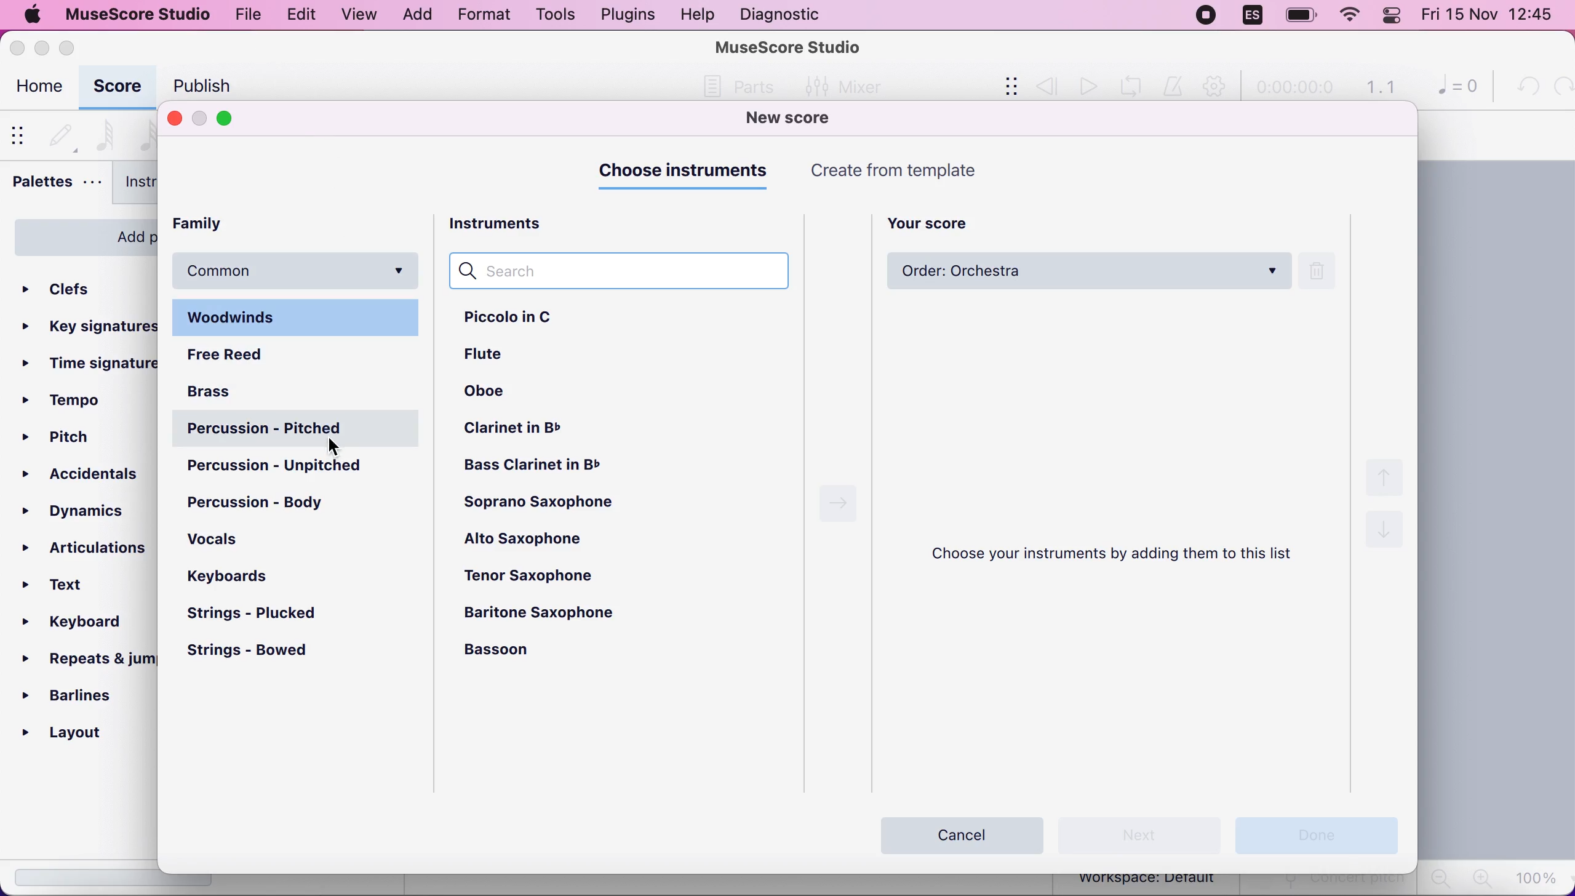 This screenshot has height=896, width=1575. What do you see at coordinates (499, 388) in the screenshot?
I see `oboe` at bounding box center [499, 388].